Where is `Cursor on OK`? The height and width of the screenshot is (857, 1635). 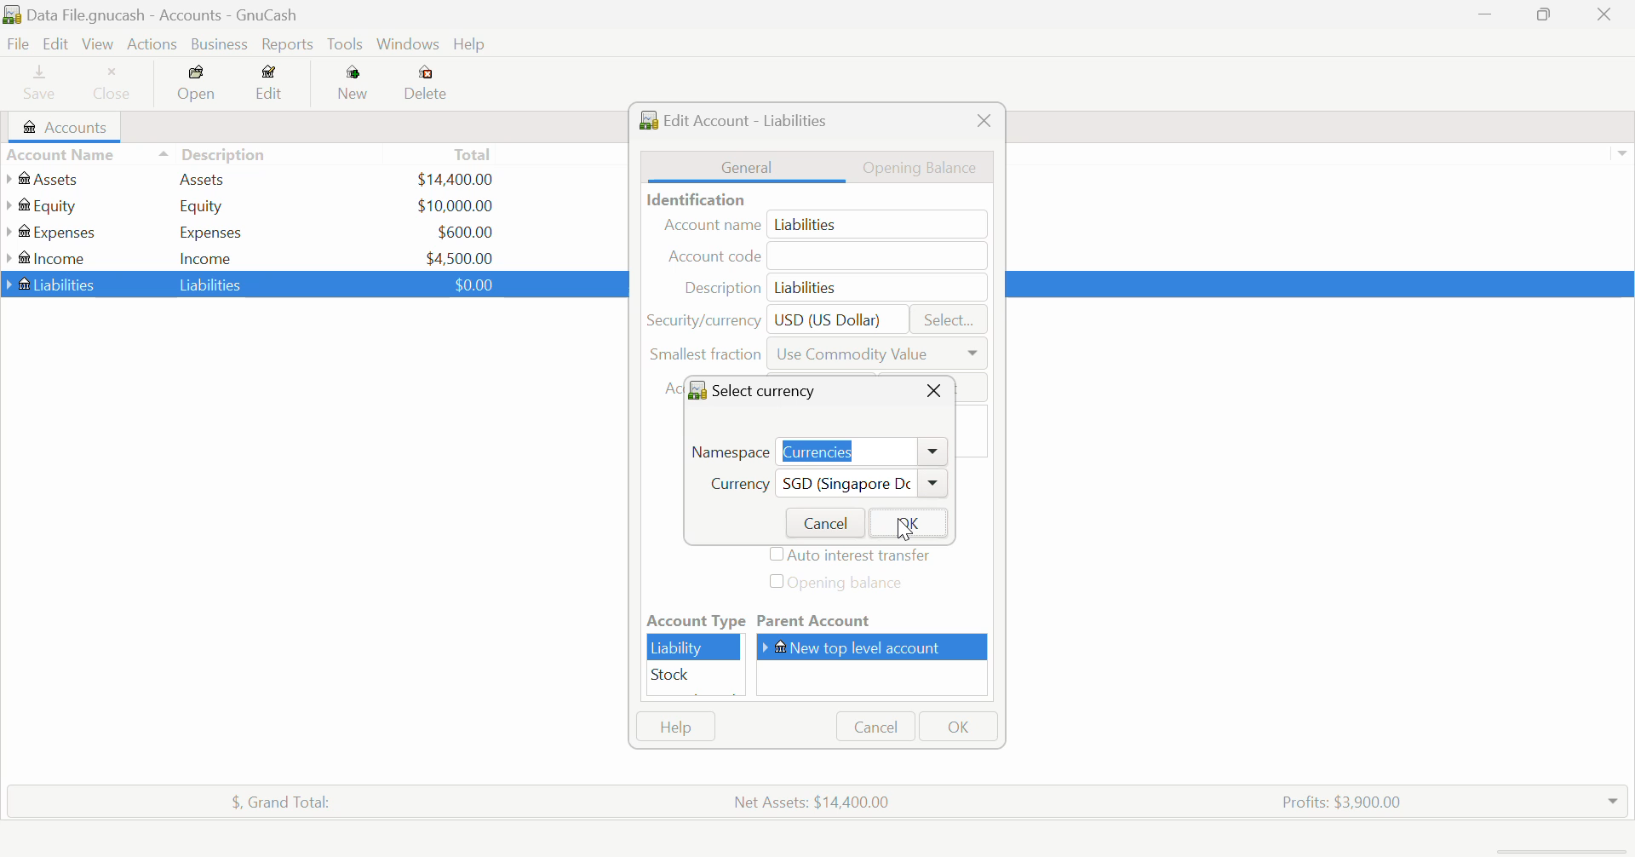
Cursor on OK is located at coordinates (901, 526).